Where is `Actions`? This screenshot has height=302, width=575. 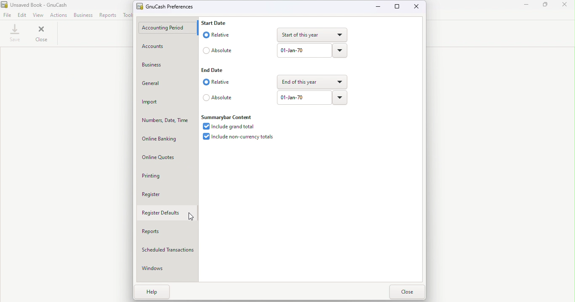
Actions is located at coordinates (59, 16).